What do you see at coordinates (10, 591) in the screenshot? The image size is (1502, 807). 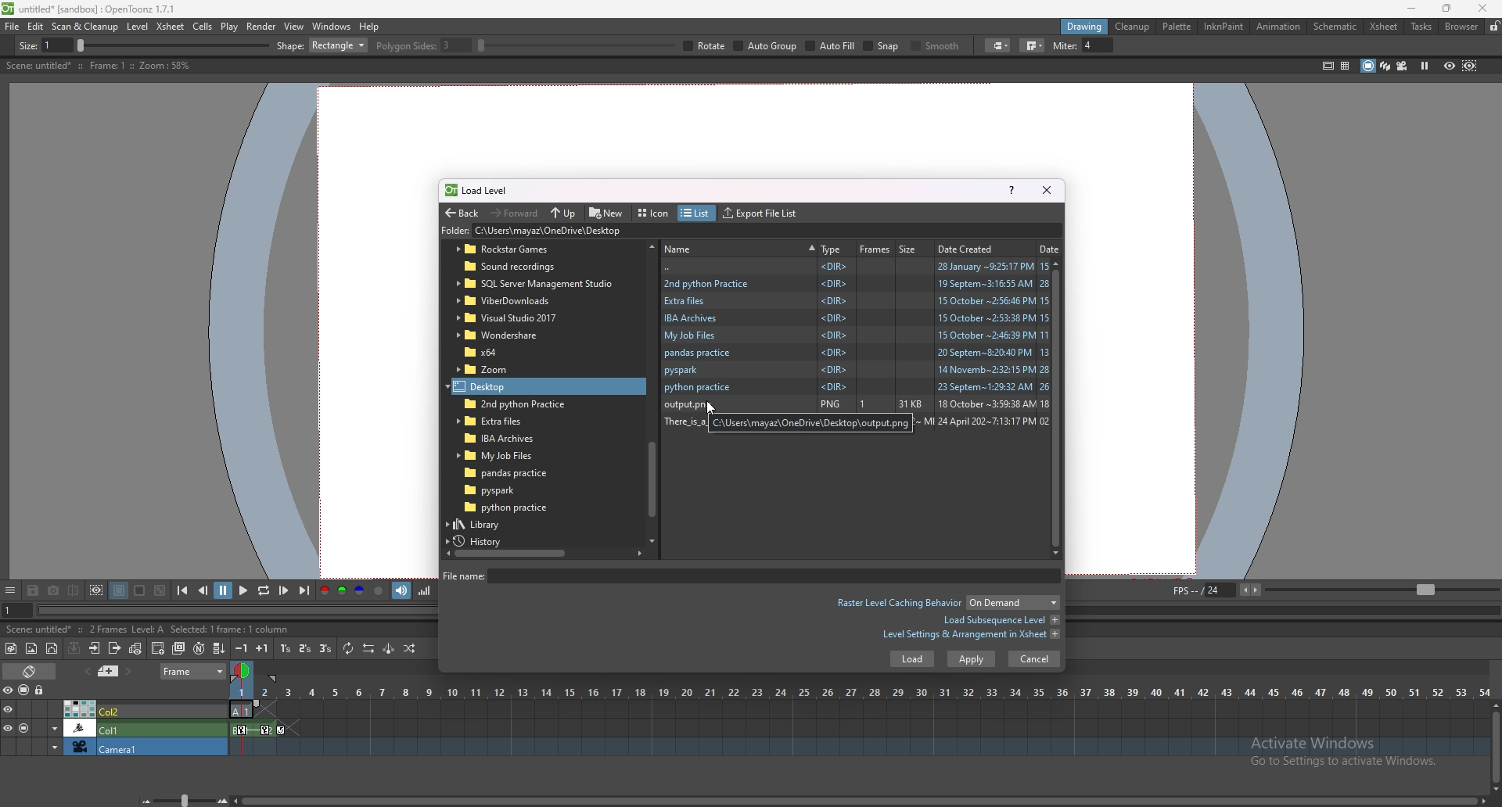 I see `options` at bounding box center [10, 591].